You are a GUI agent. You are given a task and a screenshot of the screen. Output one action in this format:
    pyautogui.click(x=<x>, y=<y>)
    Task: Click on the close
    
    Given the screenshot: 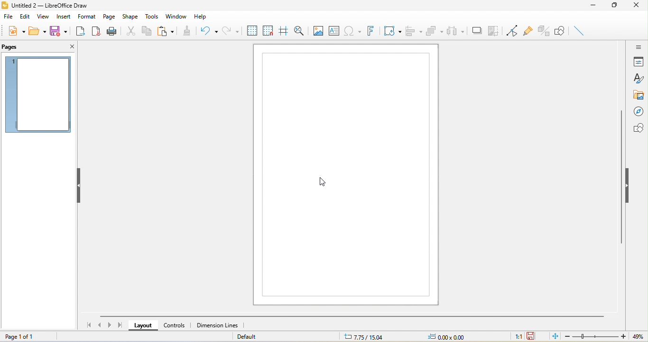 What is the action you would take?
    pyautogui.click(x=70, y=46)
    